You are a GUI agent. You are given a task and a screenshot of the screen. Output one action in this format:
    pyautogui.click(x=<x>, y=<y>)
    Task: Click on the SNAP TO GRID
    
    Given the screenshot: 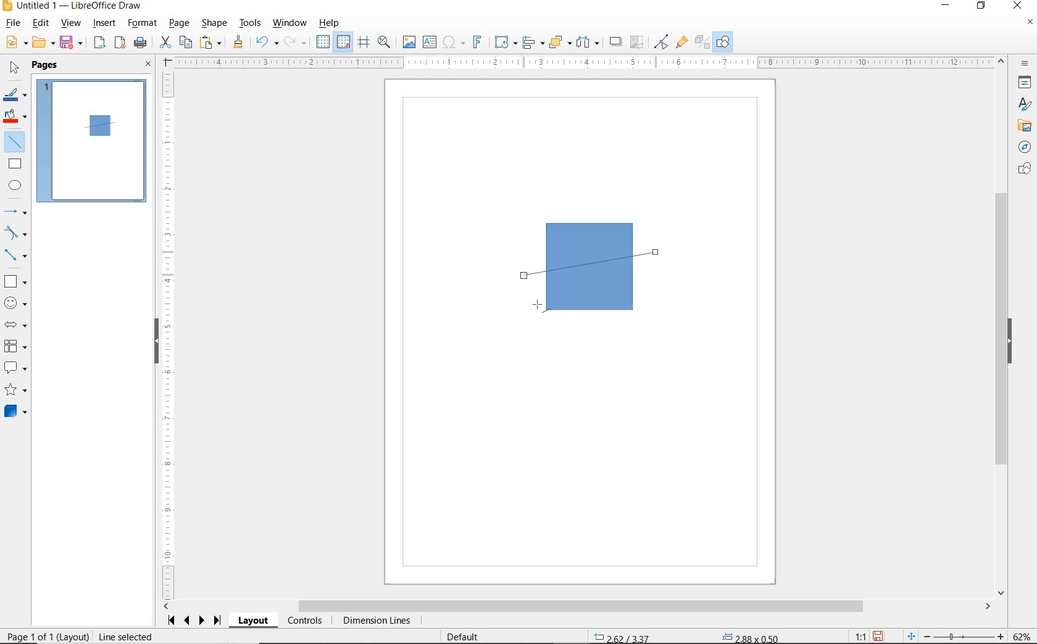 What is the action you would take?
    pyautogui.click(x=344, y=42)
    